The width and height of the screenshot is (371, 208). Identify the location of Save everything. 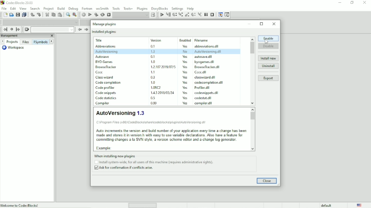
(25, 15).